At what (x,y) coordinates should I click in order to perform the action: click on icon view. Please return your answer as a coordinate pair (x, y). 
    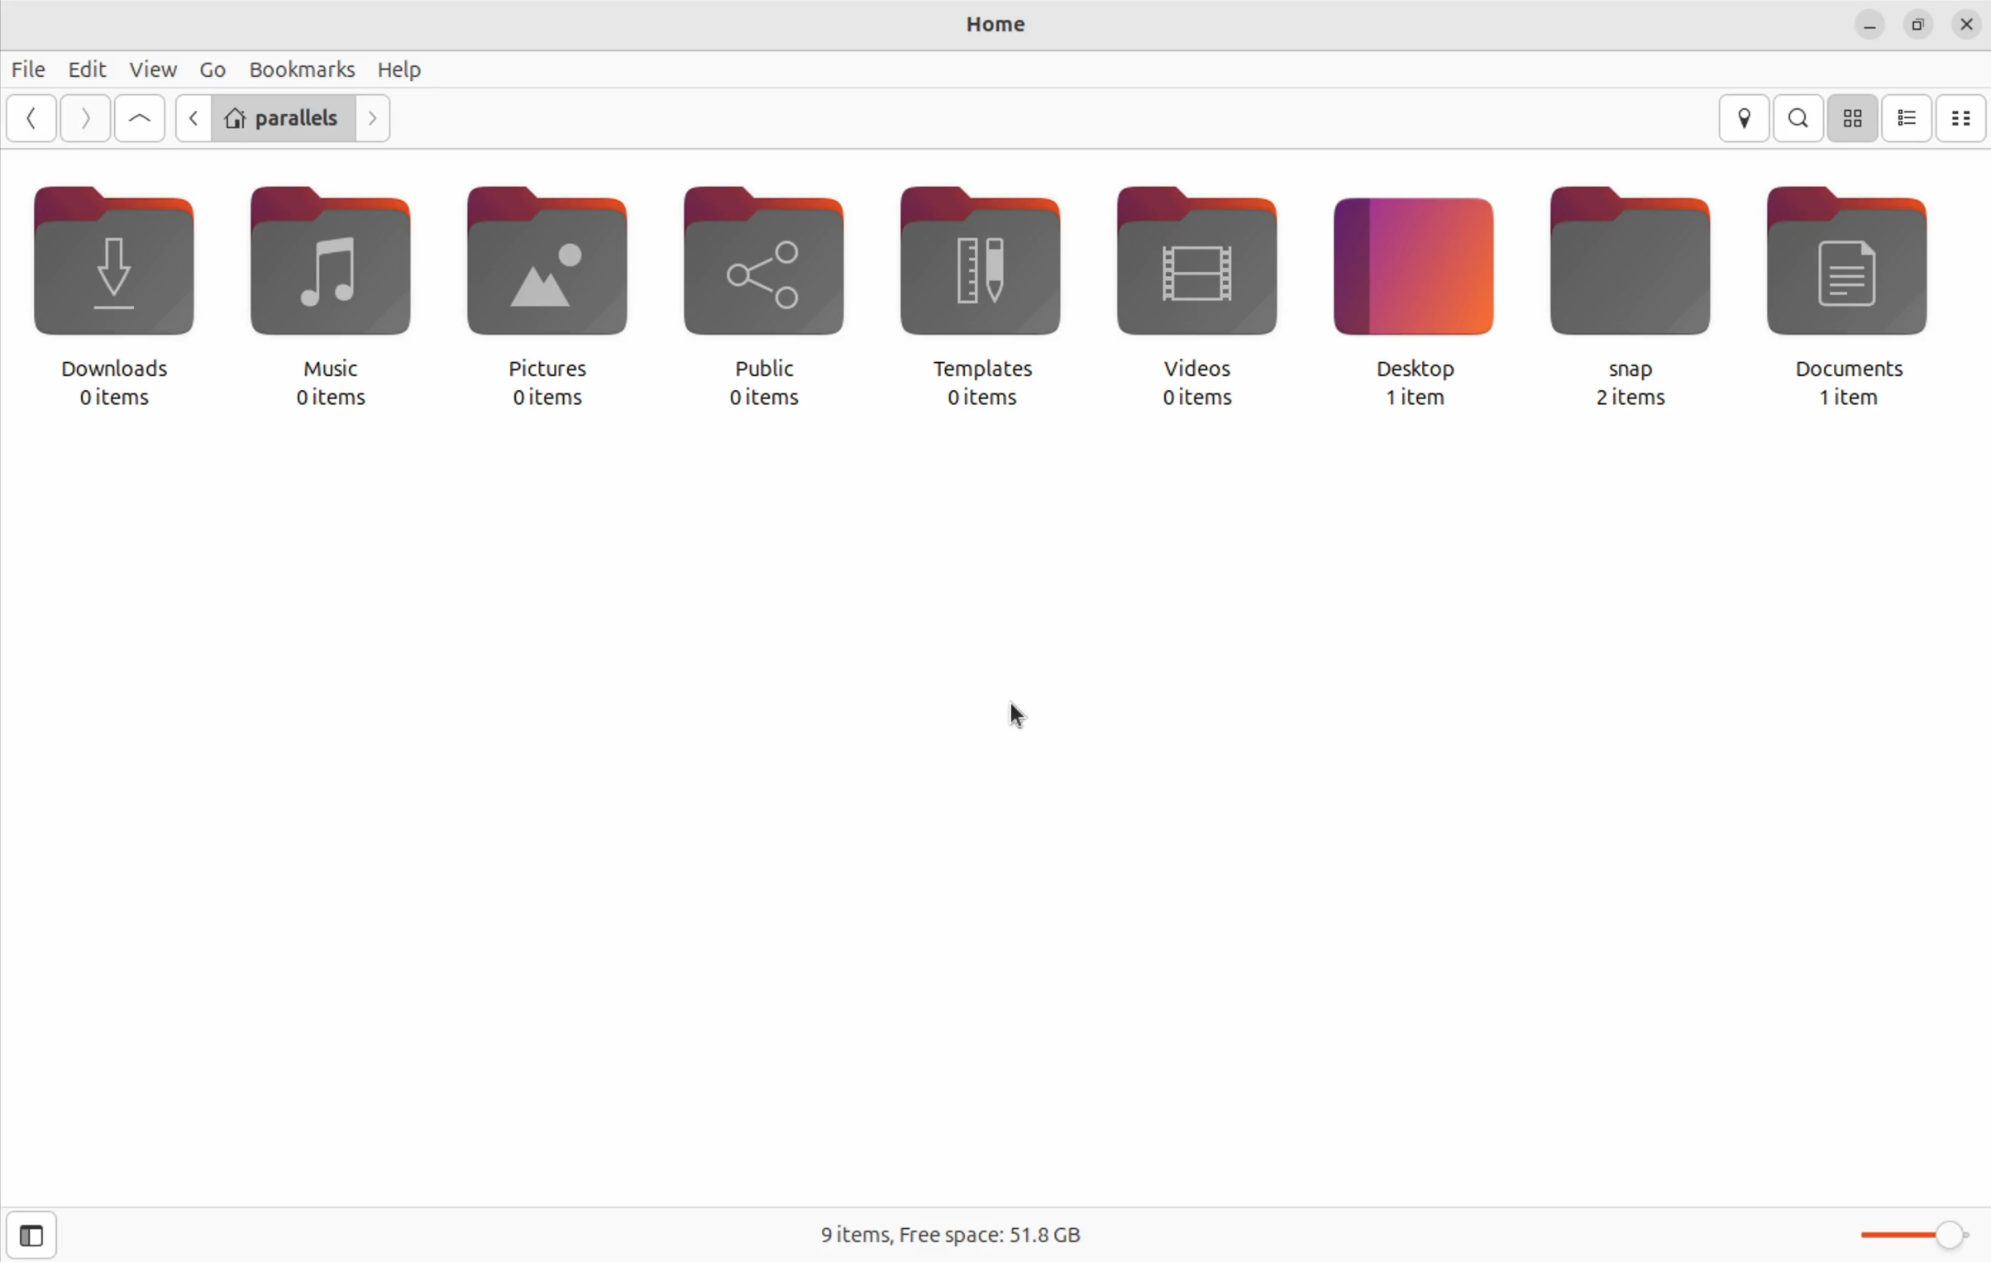
    Looking at the image, I should click on (1855, 117).